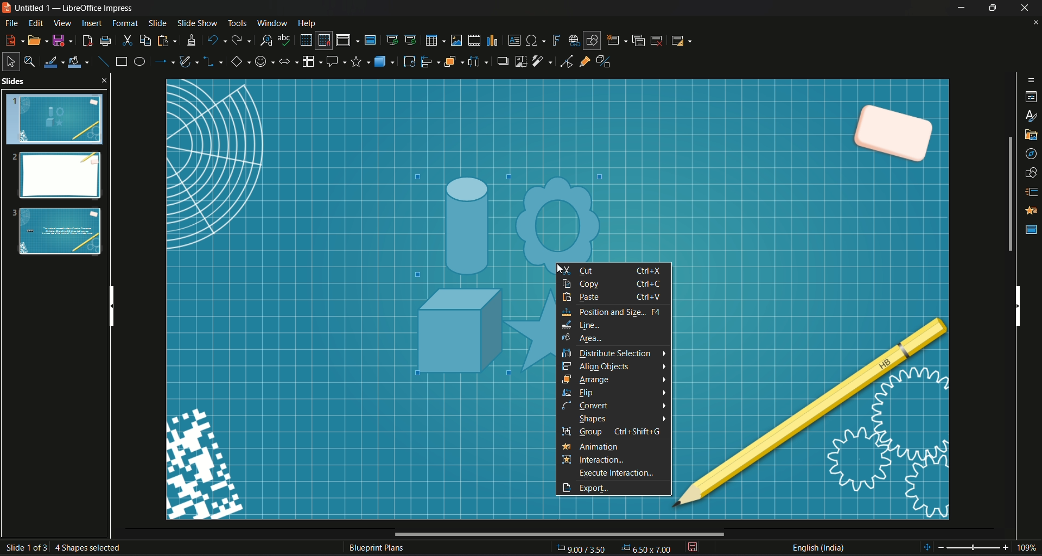  I want to click on align objects, so click(598, 367).